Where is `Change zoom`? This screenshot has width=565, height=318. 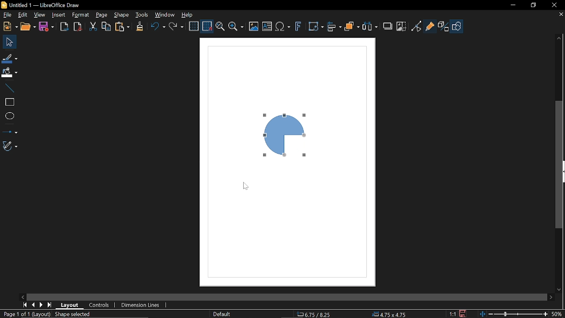 Change zoom is located at coordinates (512, 314).